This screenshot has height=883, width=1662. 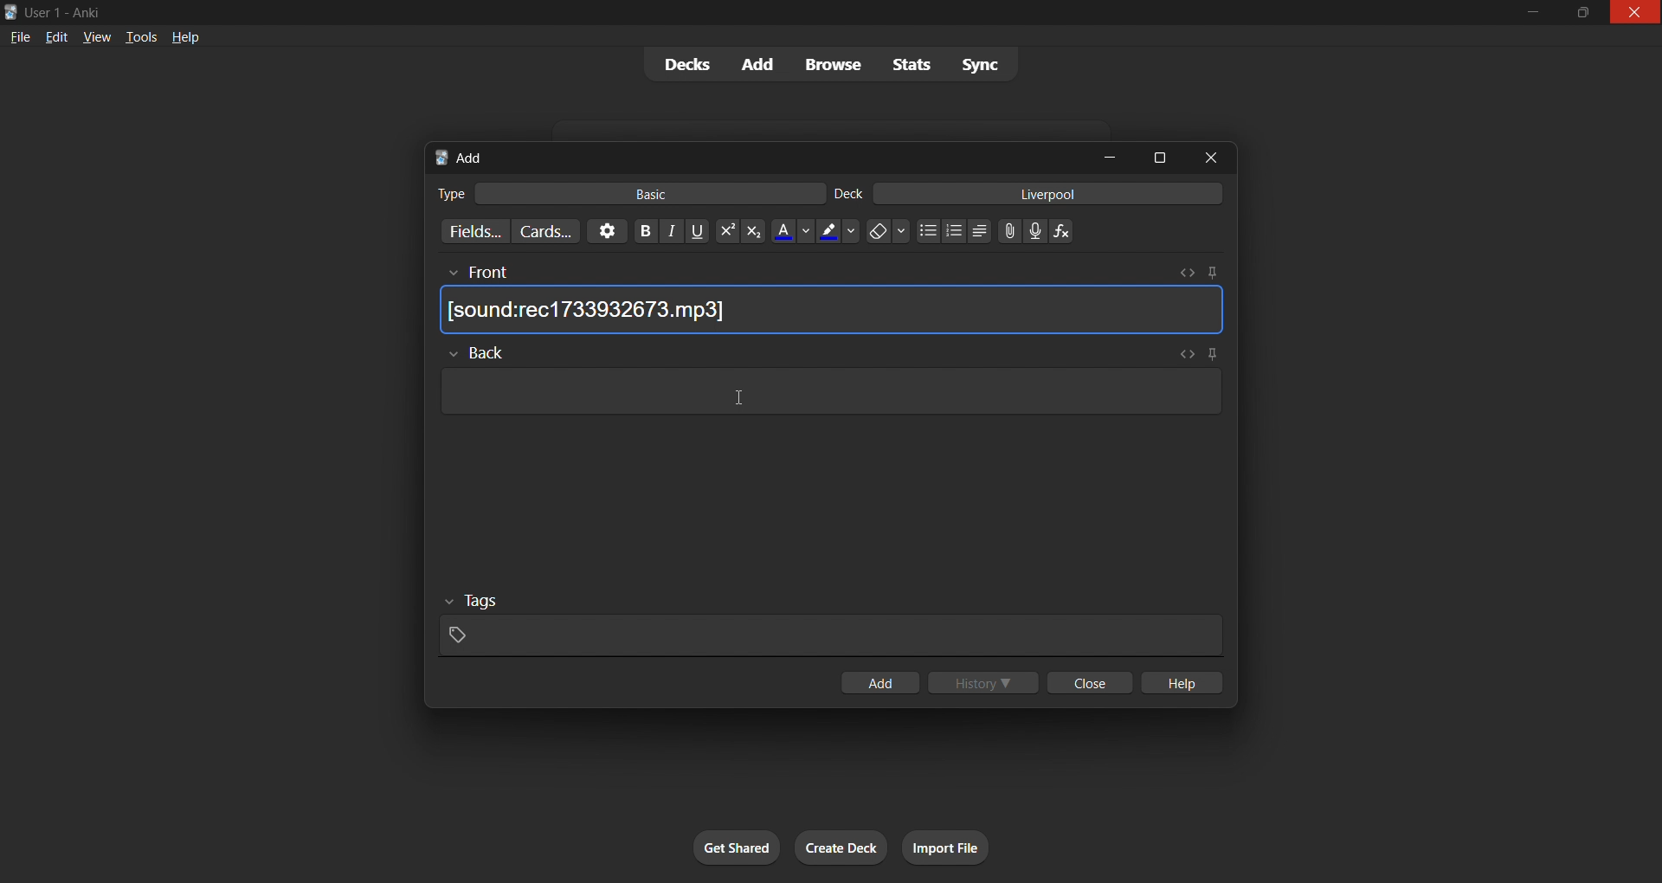 I want to click on sync, so click(x=982, y=65).